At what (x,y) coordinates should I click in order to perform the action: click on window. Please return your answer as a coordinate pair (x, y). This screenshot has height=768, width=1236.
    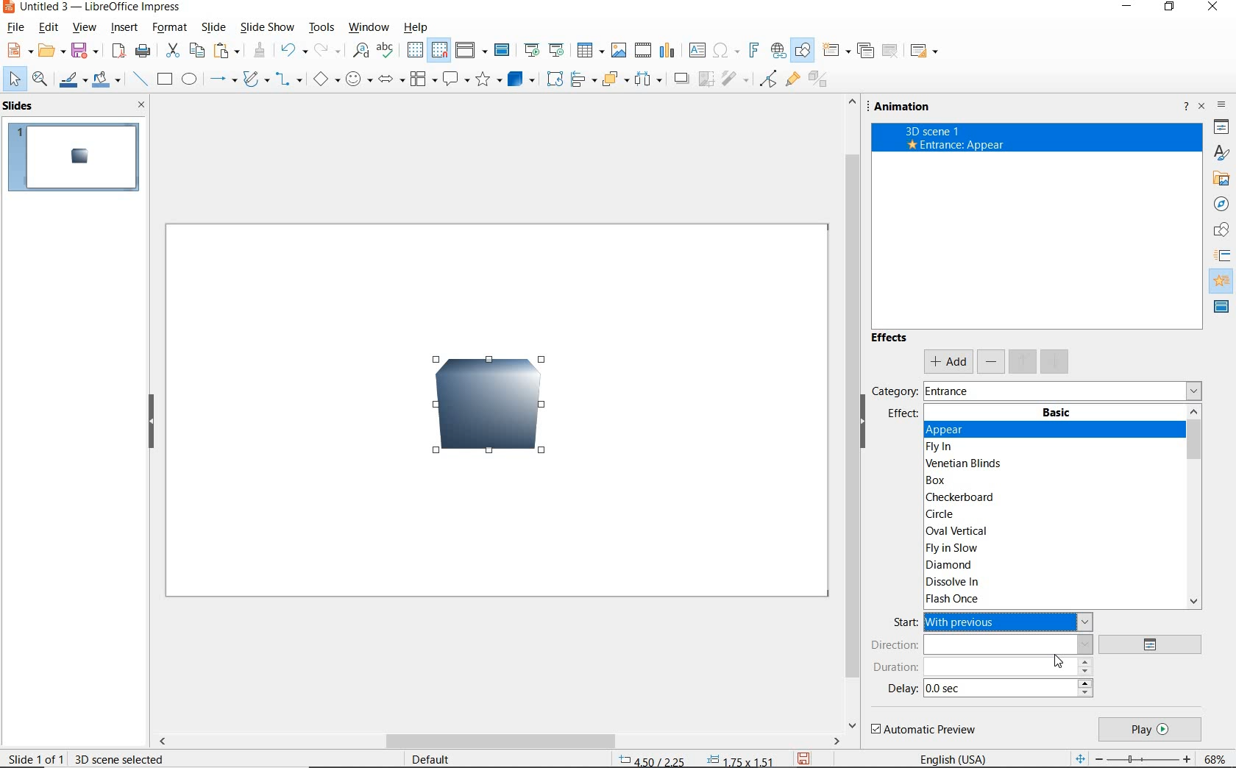
    Looking at the image, I should click on (367, 27).